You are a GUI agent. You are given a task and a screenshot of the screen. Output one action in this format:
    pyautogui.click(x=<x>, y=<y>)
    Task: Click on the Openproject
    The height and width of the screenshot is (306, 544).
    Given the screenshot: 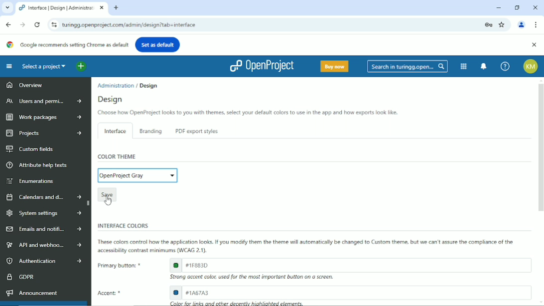 What is the action you would take?
    pyautogui.click(x=261, y=66)
    